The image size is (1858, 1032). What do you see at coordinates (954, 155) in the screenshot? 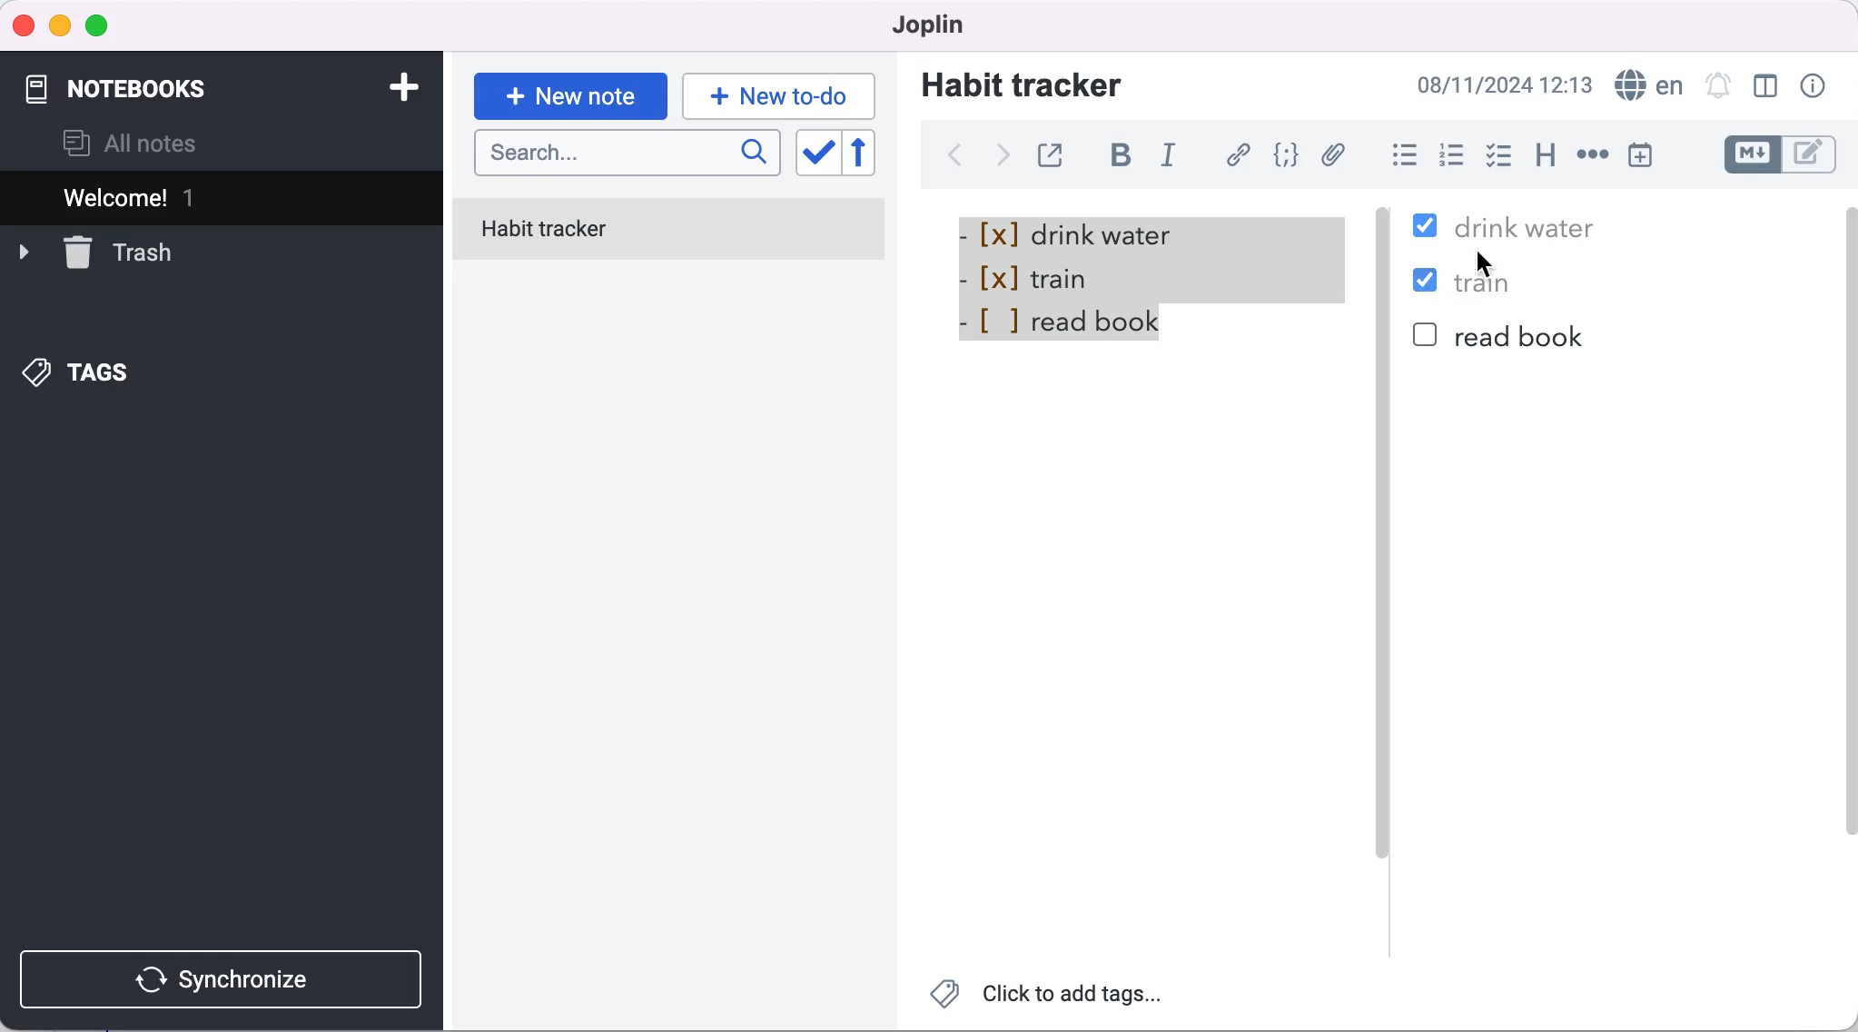
I see `back` at bounding box center [954, 155].